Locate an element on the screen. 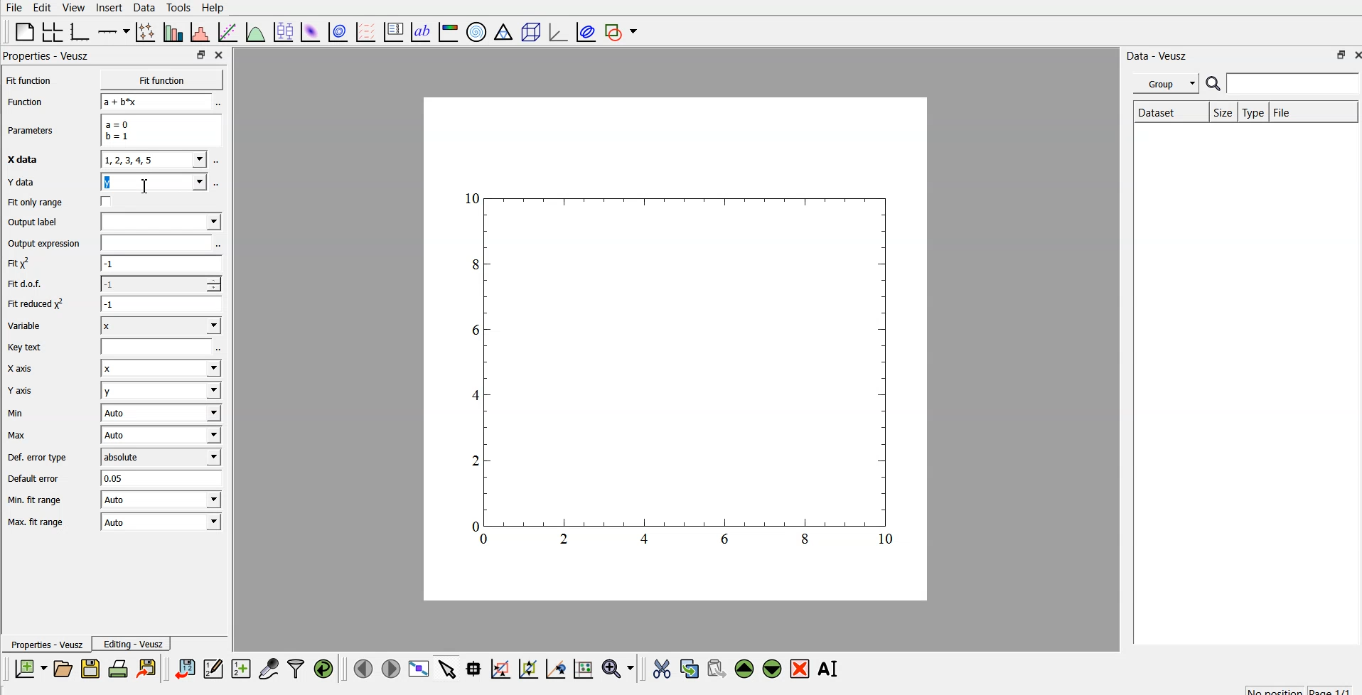  edit and  enter new data sets is located at coordinates (215, 669).